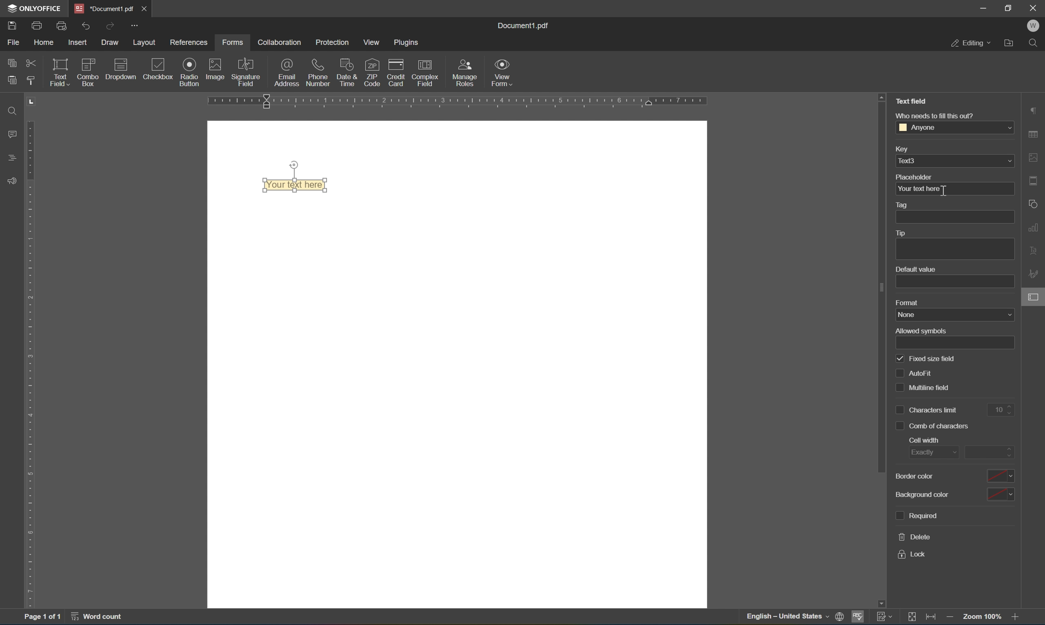 This screenshot has height=625, width=1045. I want to click on zoom out, so click(950, 619).